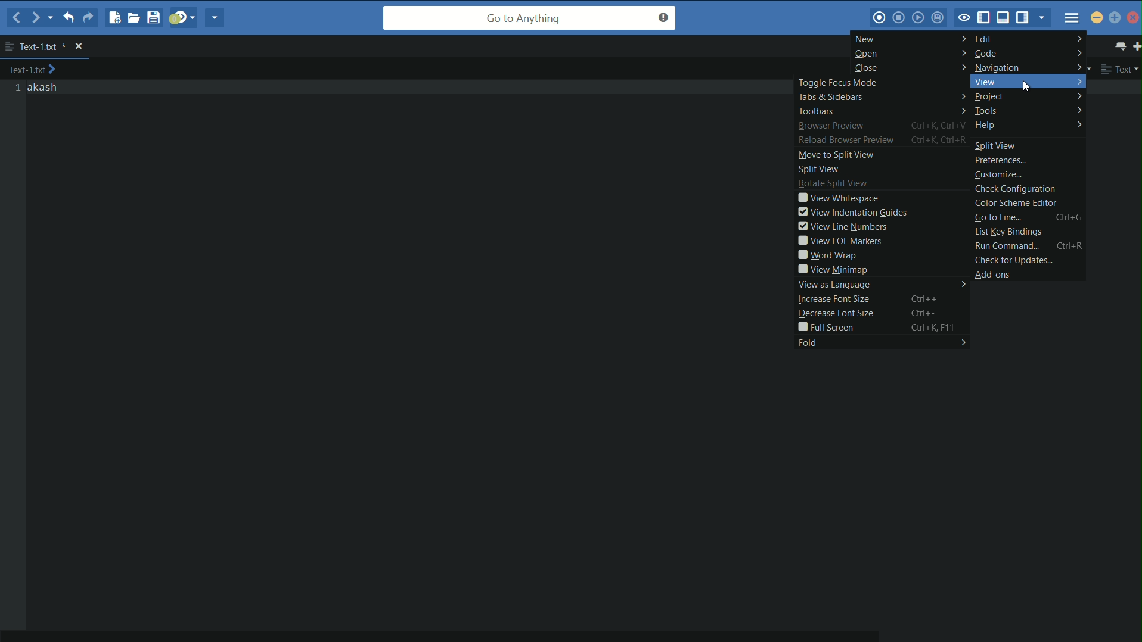  I want to click on more options, so click(9, 46).